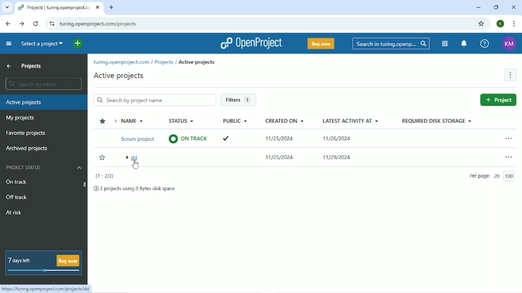  Describe the element at coordinates (279, 157) in the screenshot. I see `date` at that location.